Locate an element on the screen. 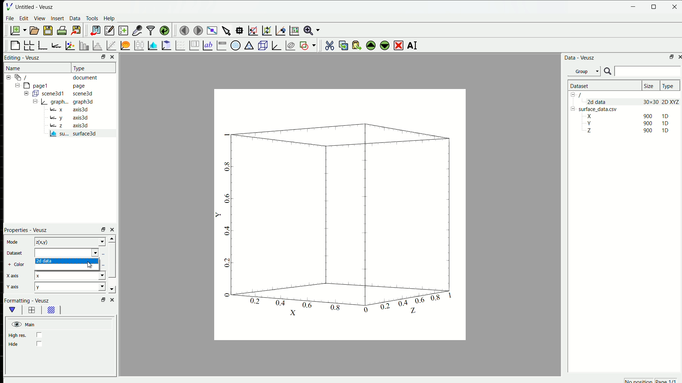  add a shape to the plot is located at coordinates (308, 45).